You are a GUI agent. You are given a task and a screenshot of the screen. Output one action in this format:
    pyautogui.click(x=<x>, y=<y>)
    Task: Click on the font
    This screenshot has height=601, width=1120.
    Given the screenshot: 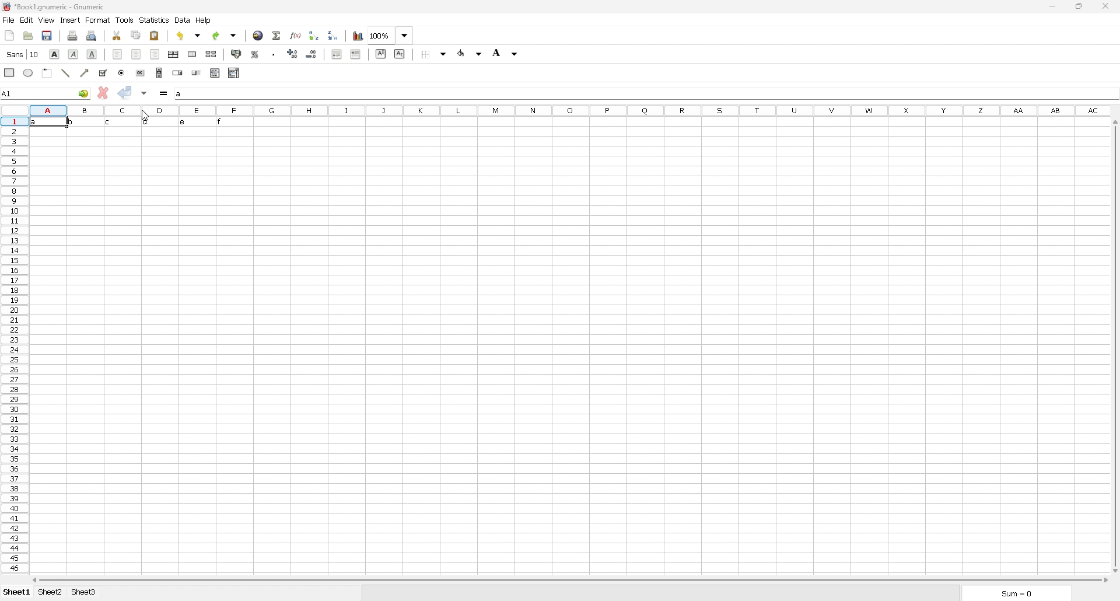 What is the action you would take?
    pyautogui.click(x=24, y=54)
    